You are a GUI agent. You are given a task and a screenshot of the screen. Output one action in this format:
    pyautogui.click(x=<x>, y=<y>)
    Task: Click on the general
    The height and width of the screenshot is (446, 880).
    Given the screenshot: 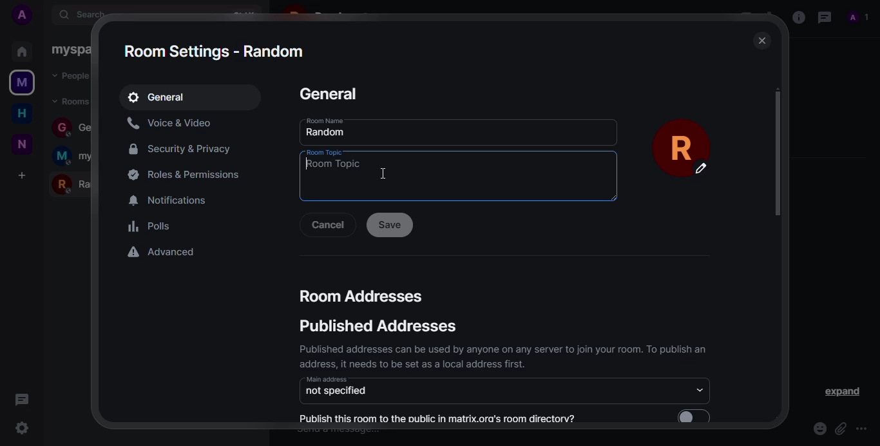 What is the action you would take?
    pyautogui.click(x=330, y=93)
    